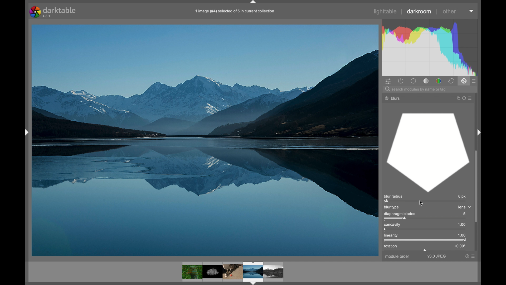 The width and height of the screenshot is (506, 285). I want to click on drag handle, so click(480, 133).